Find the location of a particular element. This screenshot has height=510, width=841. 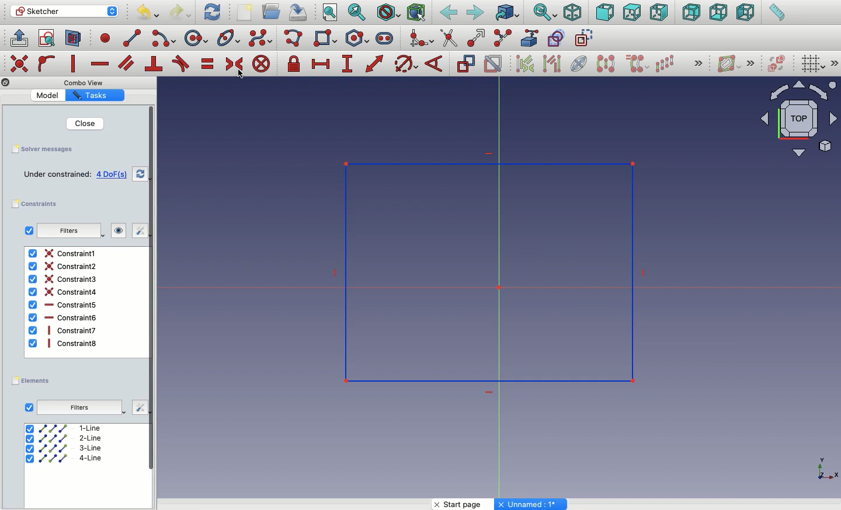

Constraint4 is located at coordinates (64, 292).